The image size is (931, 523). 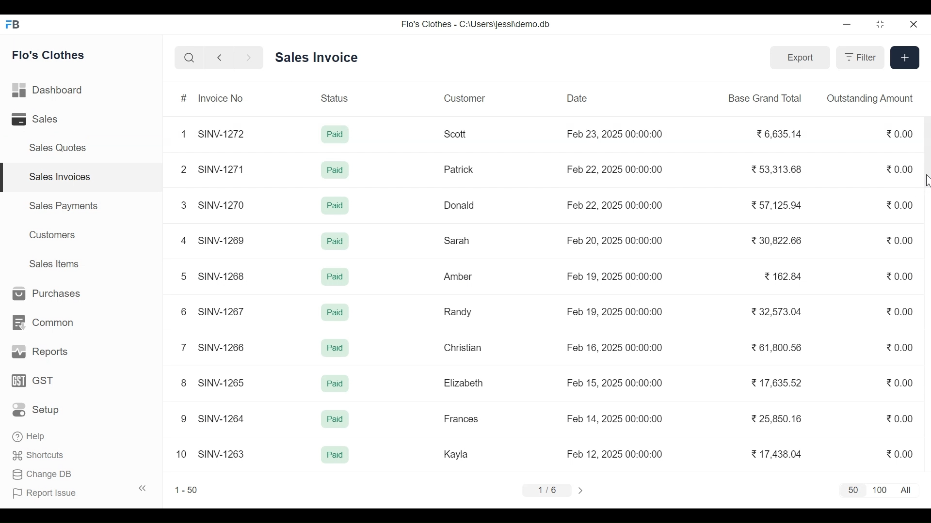 What do you see at coordinates (900, 240) in the screenshot?
I see `0.00` at bounding box center [900, 240].